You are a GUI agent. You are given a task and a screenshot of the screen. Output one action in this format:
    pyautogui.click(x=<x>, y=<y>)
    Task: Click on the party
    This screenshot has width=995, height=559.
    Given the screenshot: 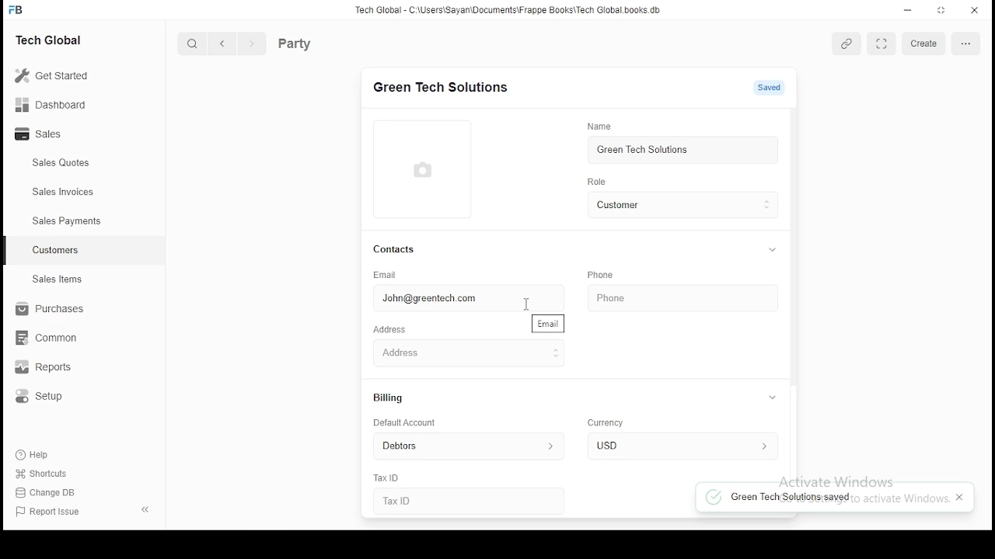 What is the action you would take?
    pyautogui.click(x=319, y=42)
    